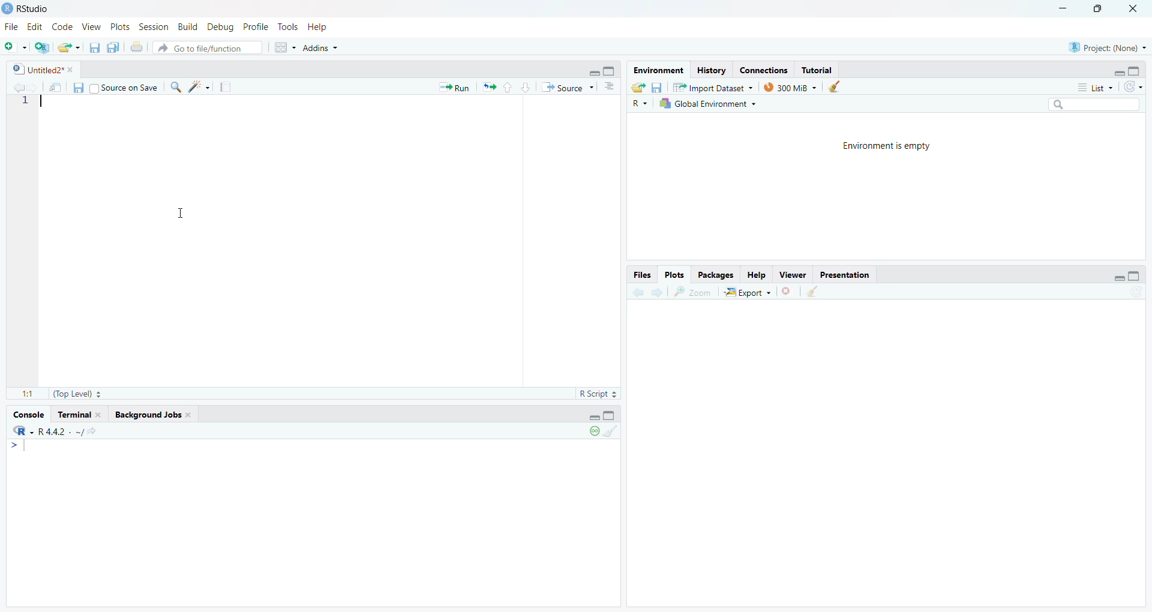 The image size is (1152, 612). What do you see at coordinates (845, 275) in the screenshot?
I see `Presentation` at bounding box center [845, 275].